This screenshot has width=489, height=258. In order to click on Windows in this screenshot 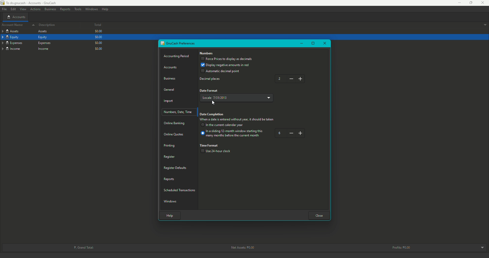, I will do `click(171, 201)`.